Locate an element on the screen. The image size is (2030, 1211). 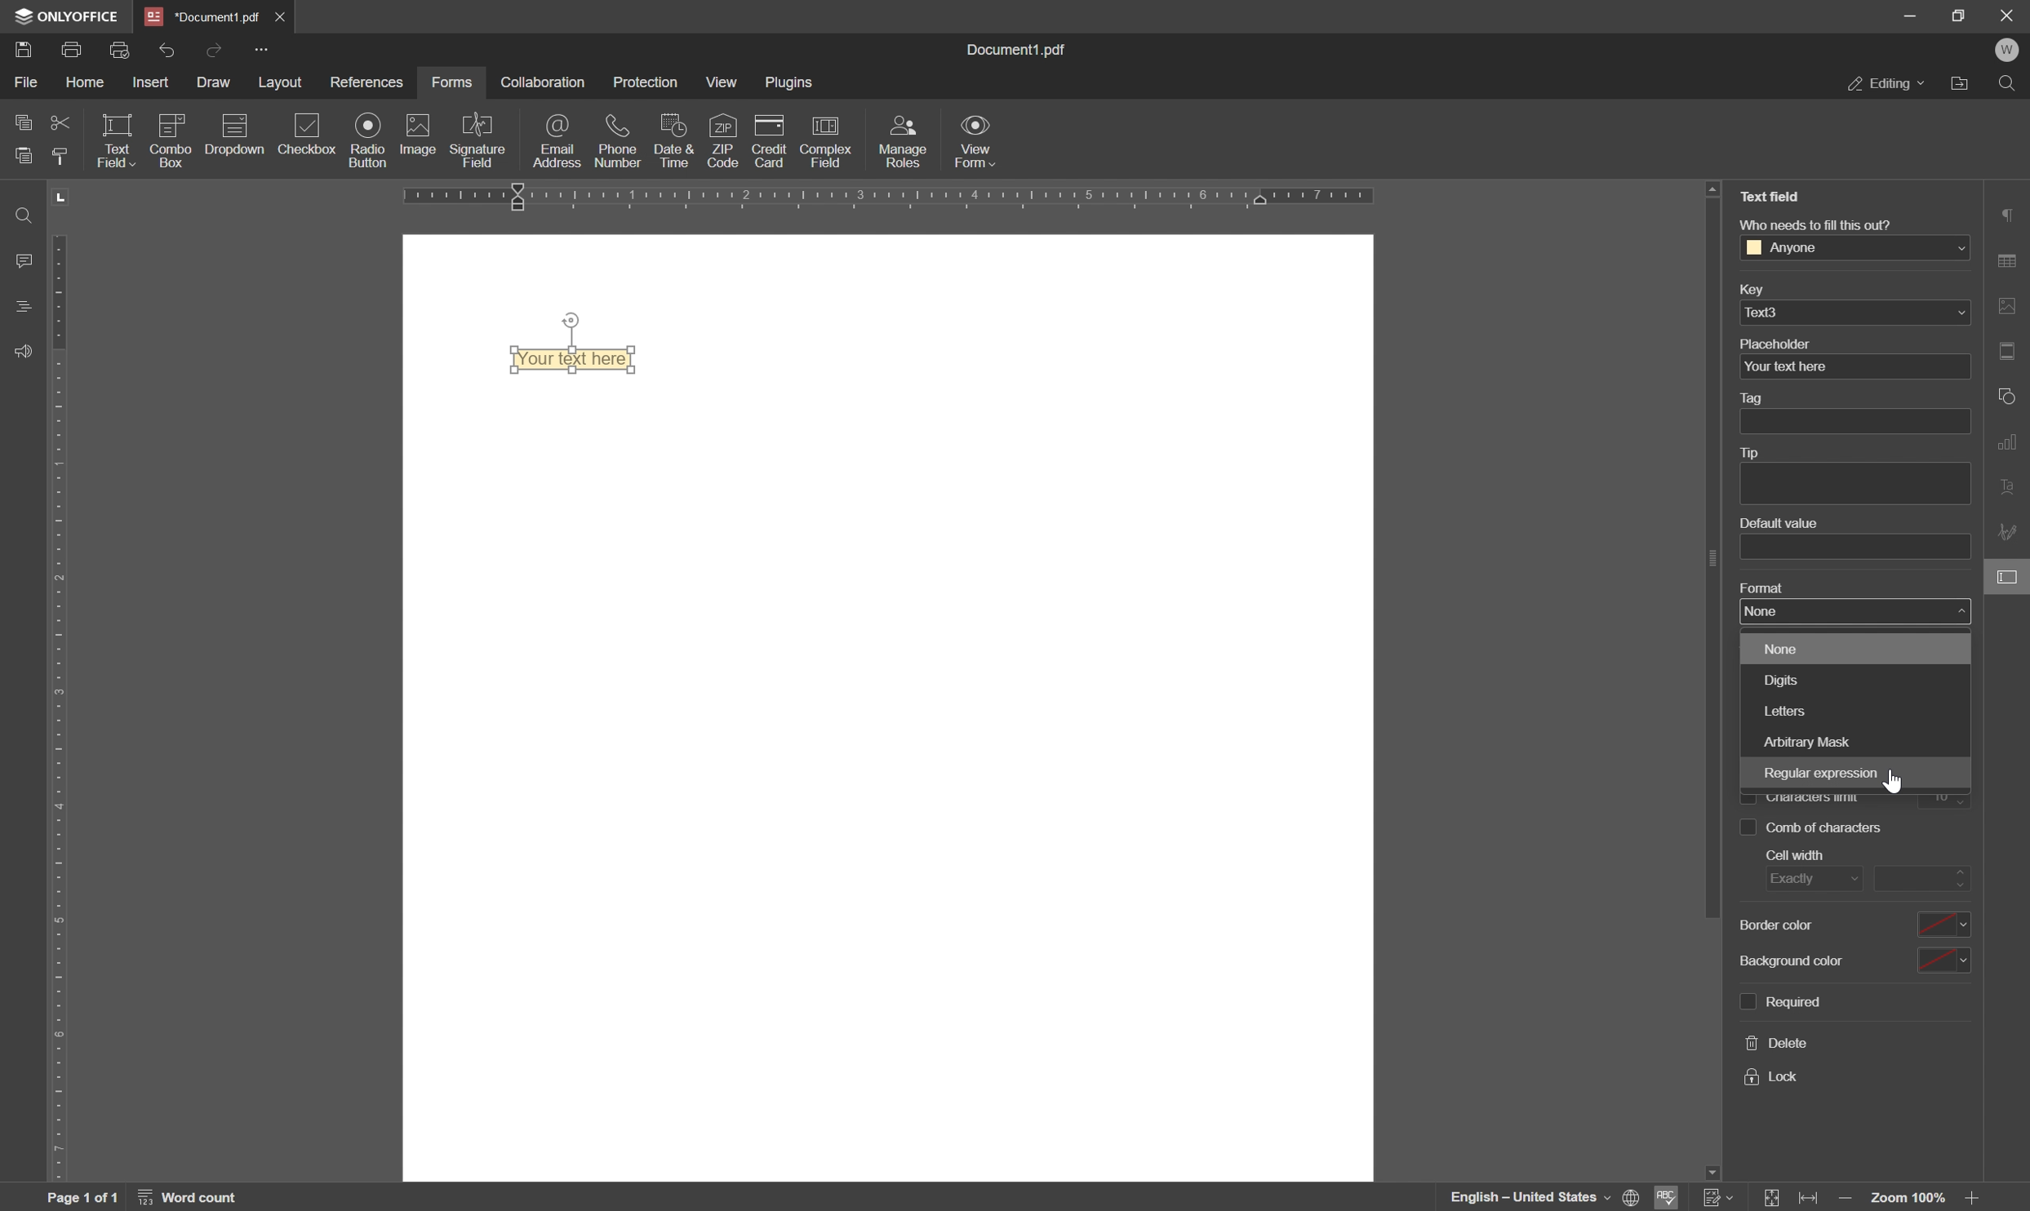
draw is located at coordinates (215, 85).